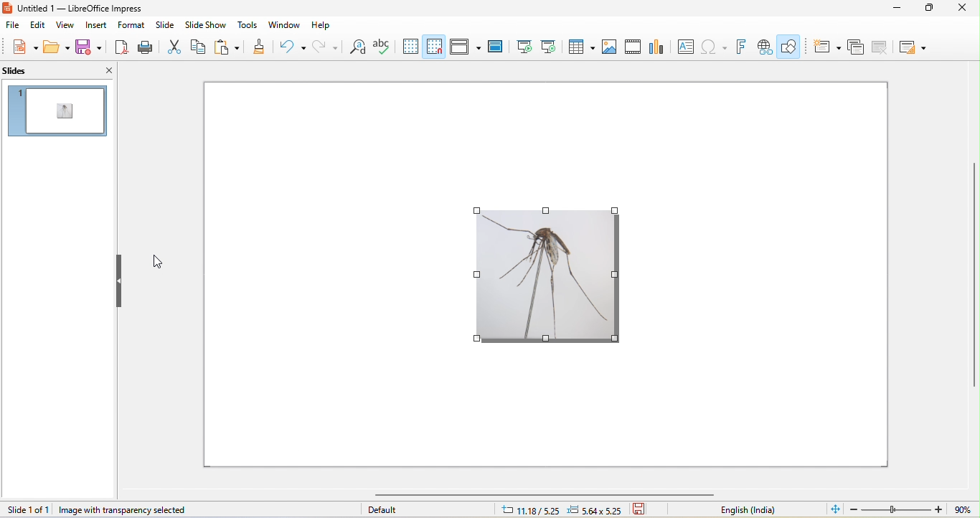  Describe the element at coordinates (291, 47) in the screenshot. I see `Refresh` at that location.